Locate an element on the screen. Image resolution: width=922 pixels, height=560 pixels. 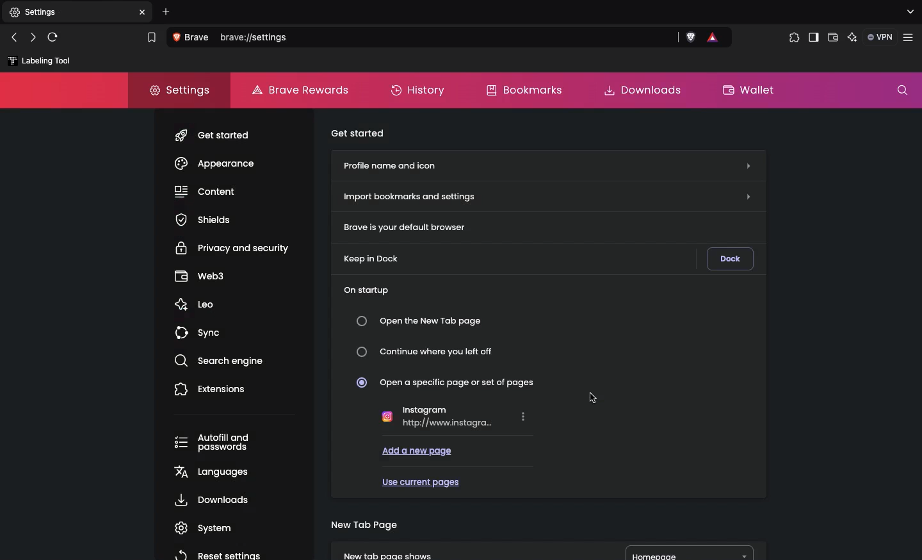
Brave rewards is located at coordinates (302, 90).